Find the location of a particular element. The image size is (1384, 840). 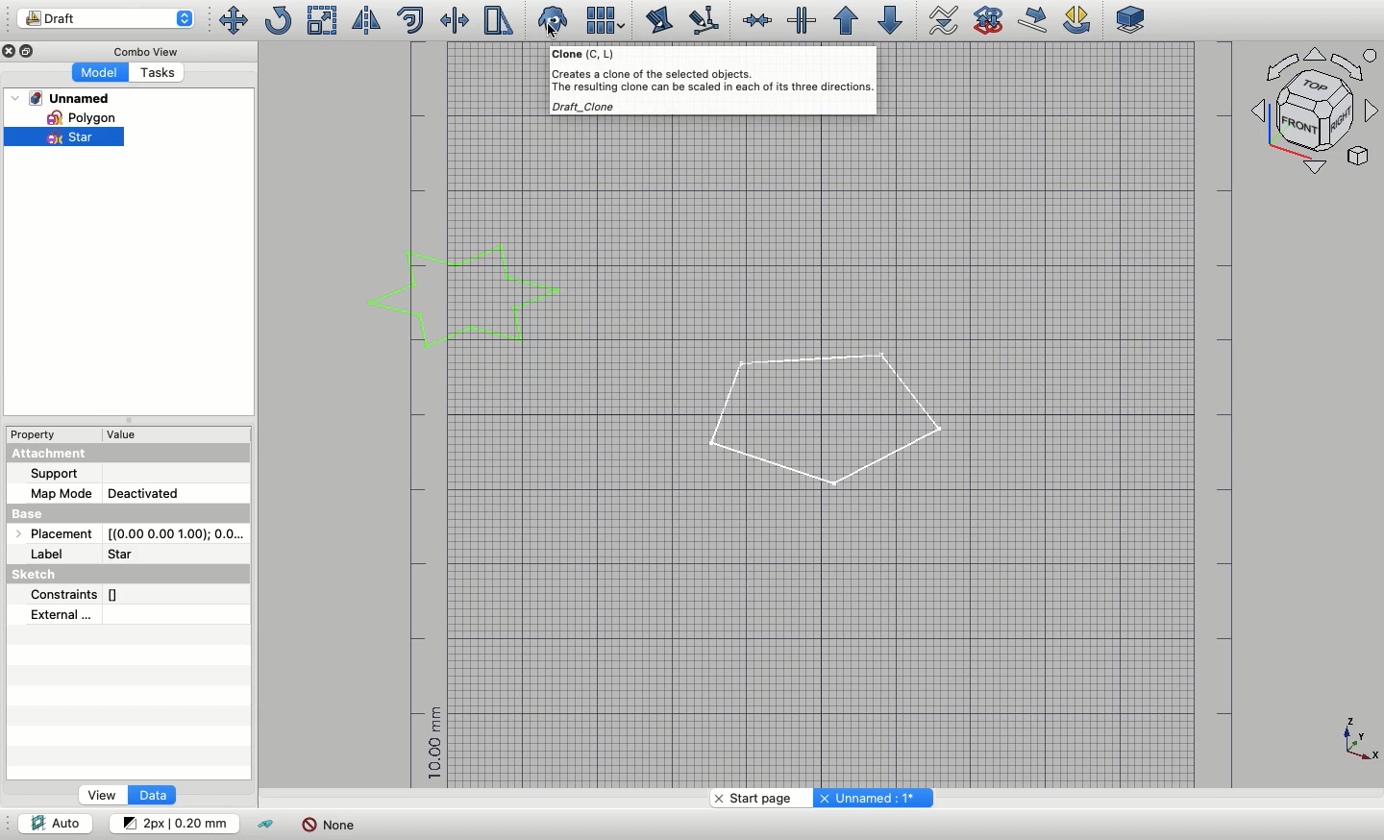

Data is located at coordinates (151, 795).